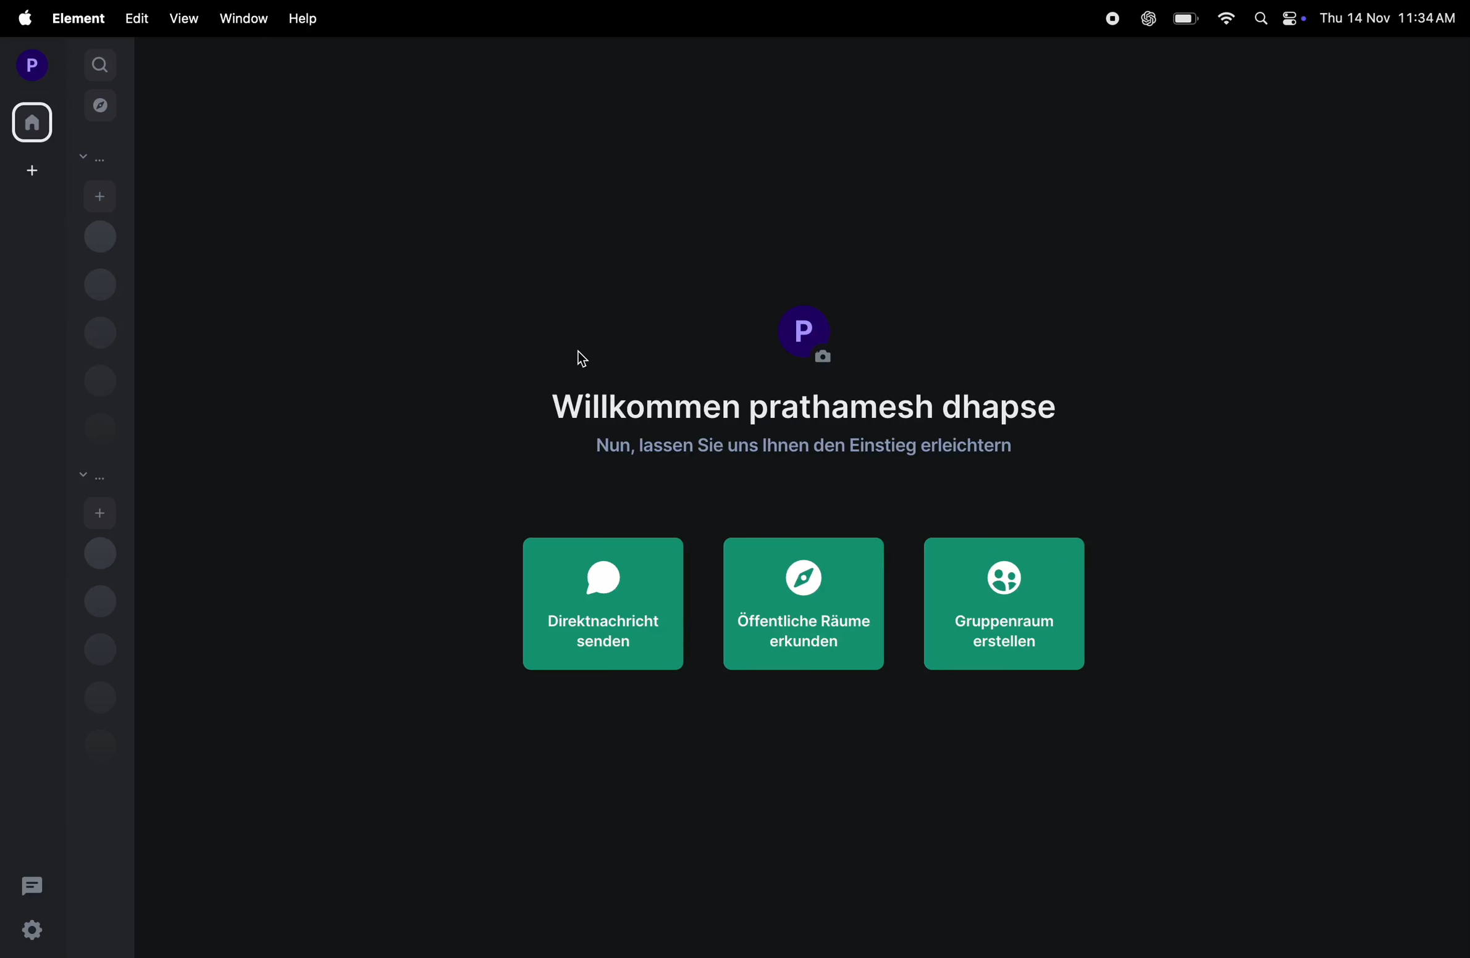 The image size is (1470, 958). What do you see at coordinates (101, 512) in the screenshot?
I see `add` at bounding box center [101, 512].